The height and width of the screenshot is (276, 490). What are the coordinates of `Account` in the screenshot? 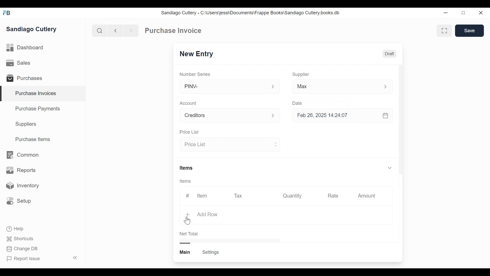 It's located at (189, 104).